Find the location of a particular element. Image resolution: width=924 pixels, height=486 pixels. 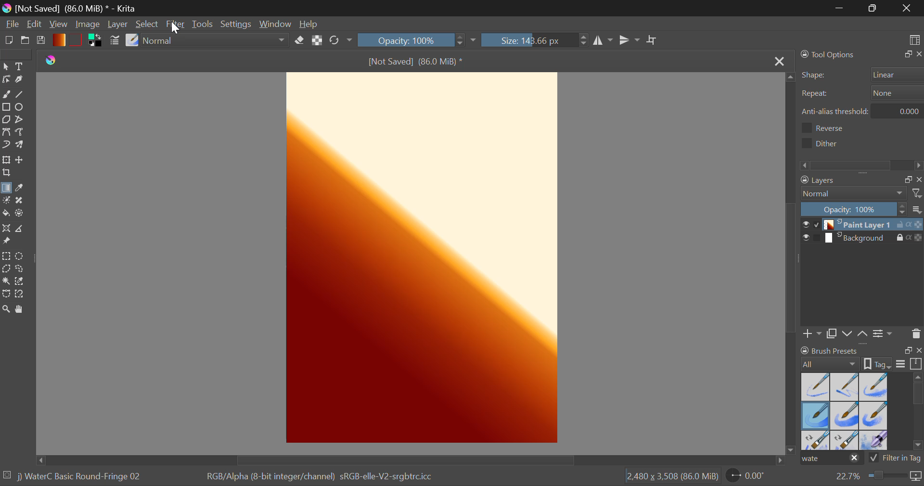

menu is located at coordinates (918, 211).